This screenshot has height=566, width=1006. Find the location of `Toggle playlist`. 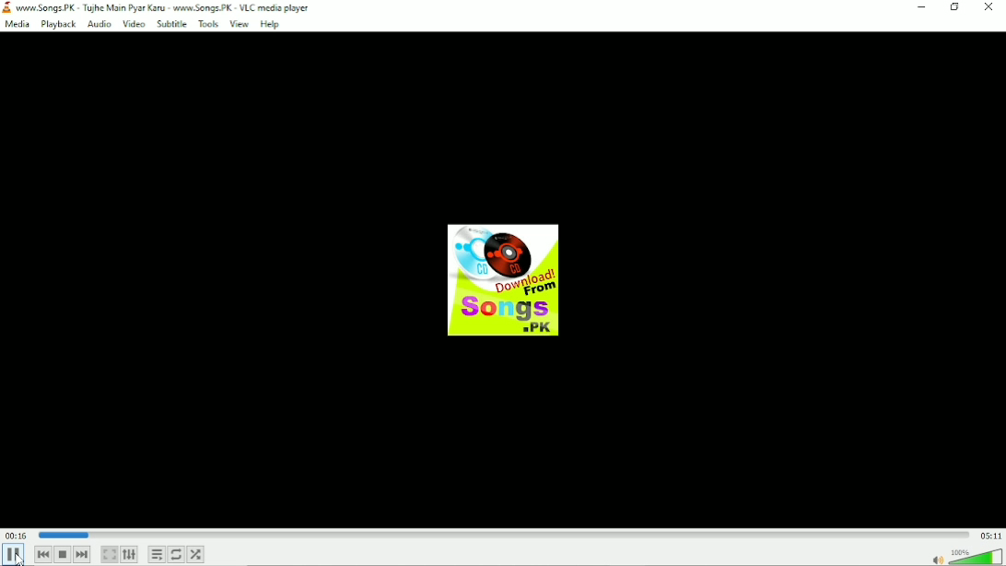

Toggle playlist is located at coordinates (156, 555).